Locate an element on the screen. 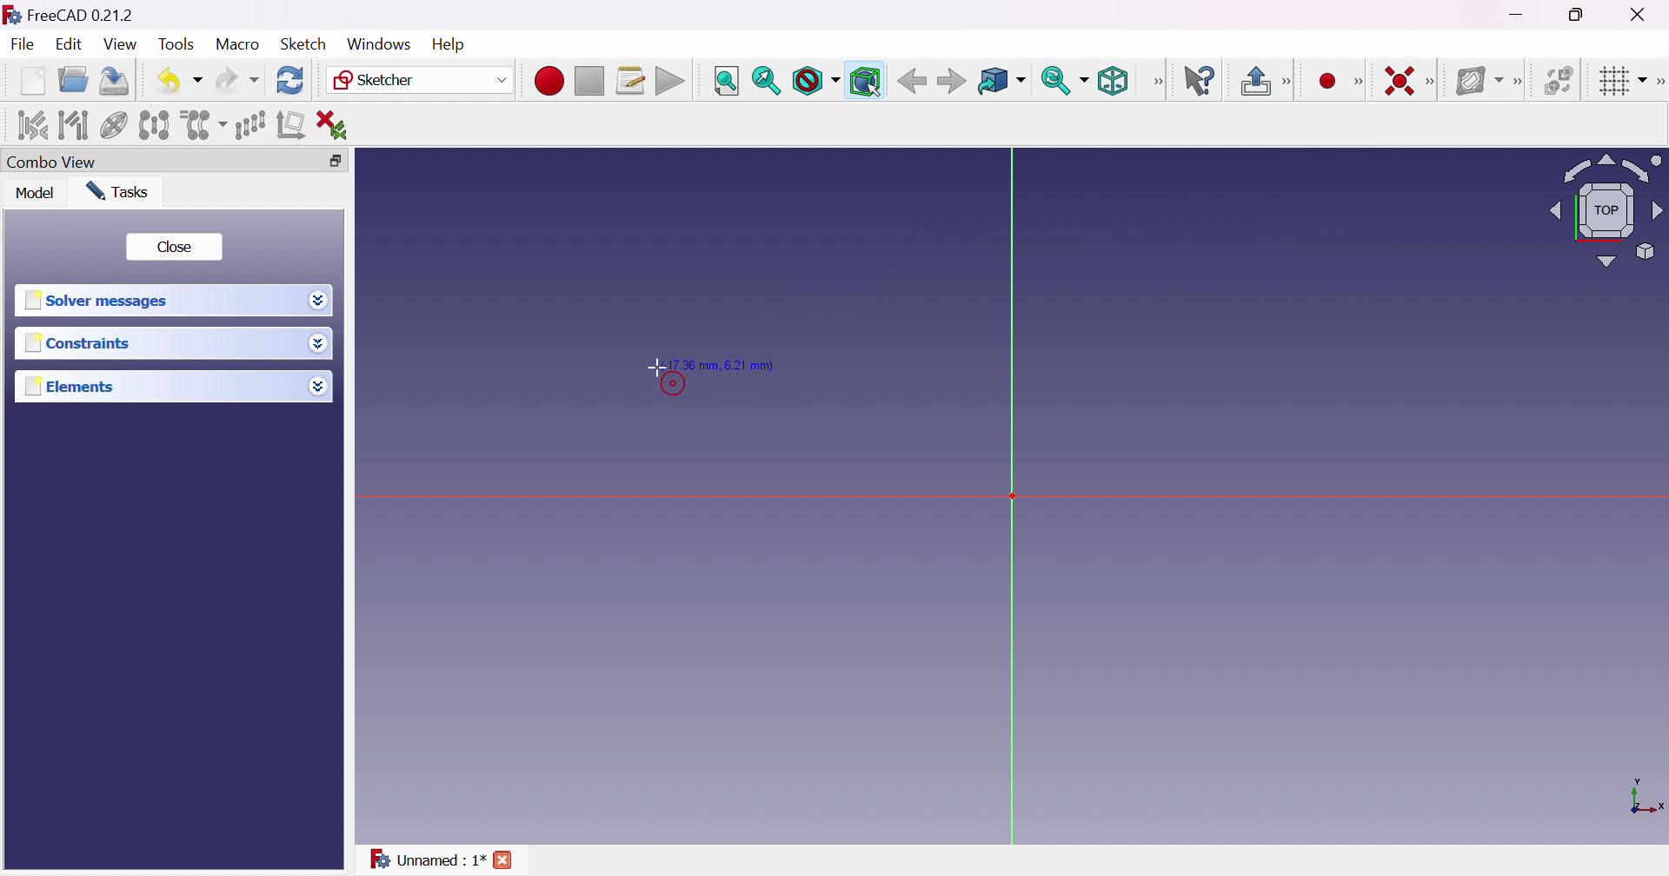  Tools is located at coordinates (177, 45).